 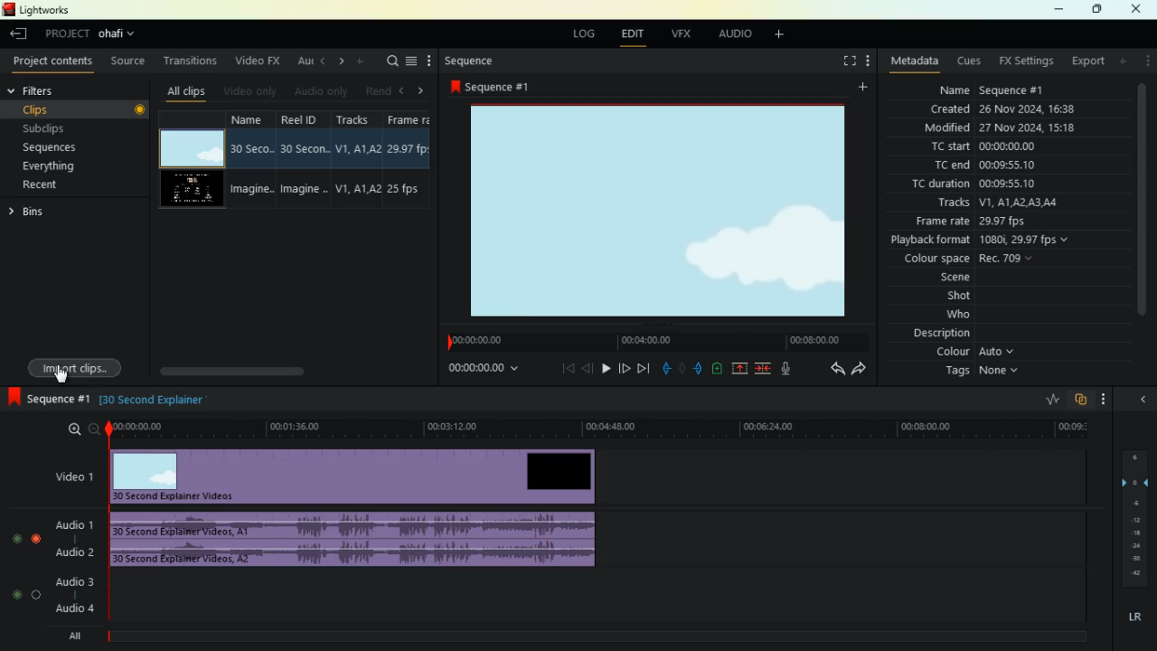 I want to click on overlap, so click(x=1079, y=400).